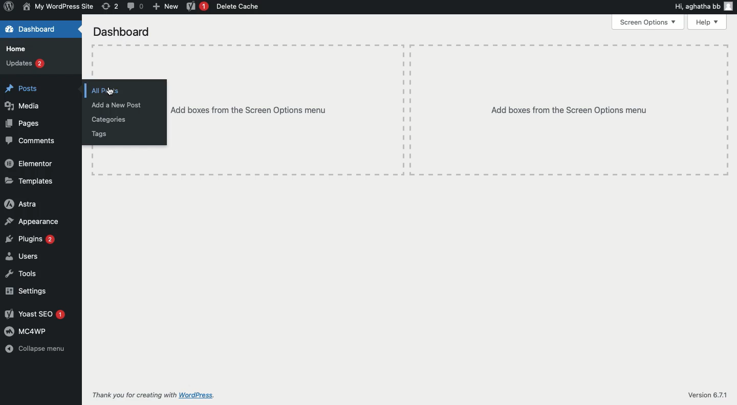 The image size is (737, 405). Describe the element at coordinates (153, 394) in the screenshot. I see `Thank you for creating with WordPress` at that location.